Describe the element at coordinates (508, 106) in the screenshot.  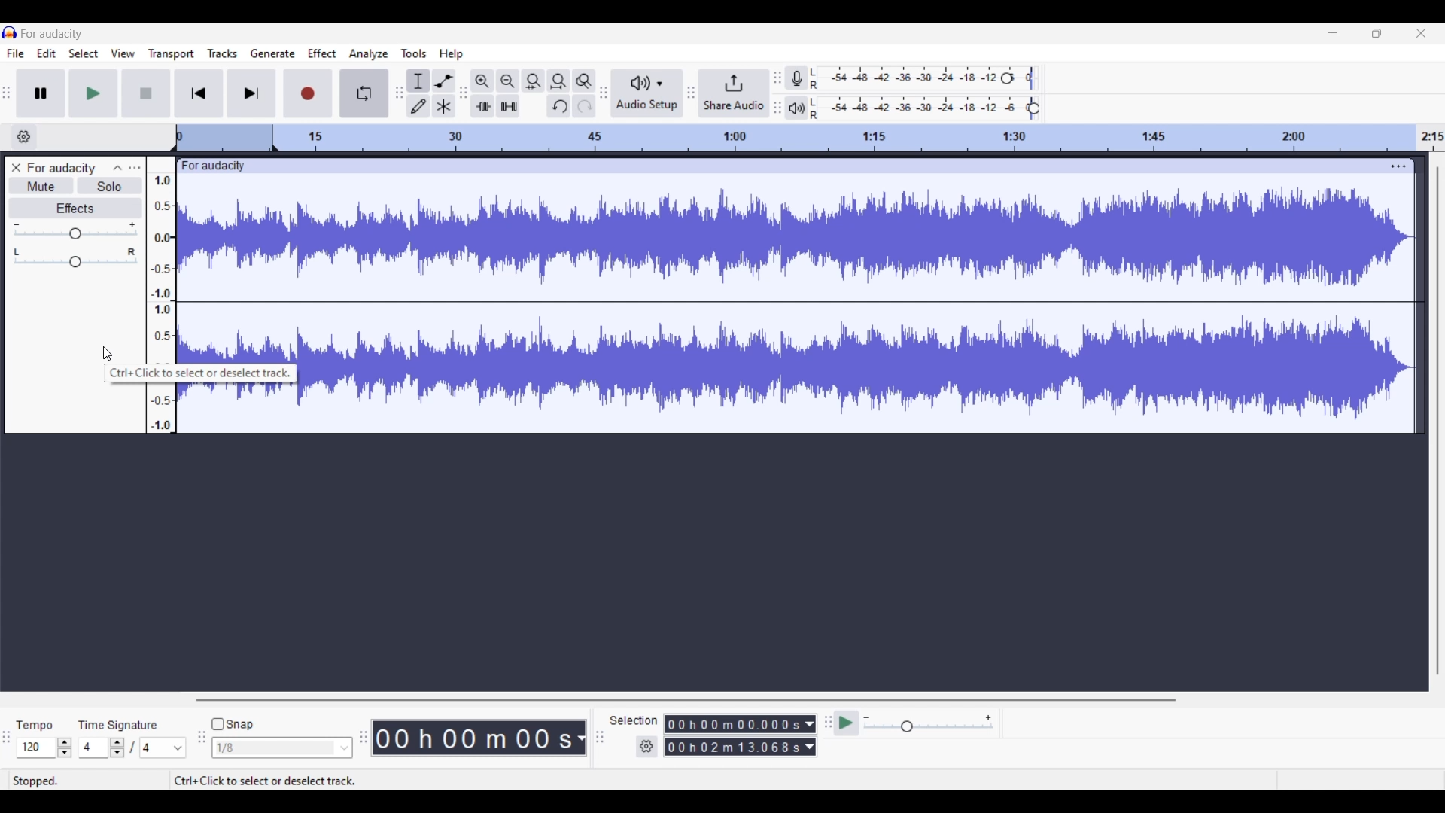
I see `Silence audio selection` at that location.